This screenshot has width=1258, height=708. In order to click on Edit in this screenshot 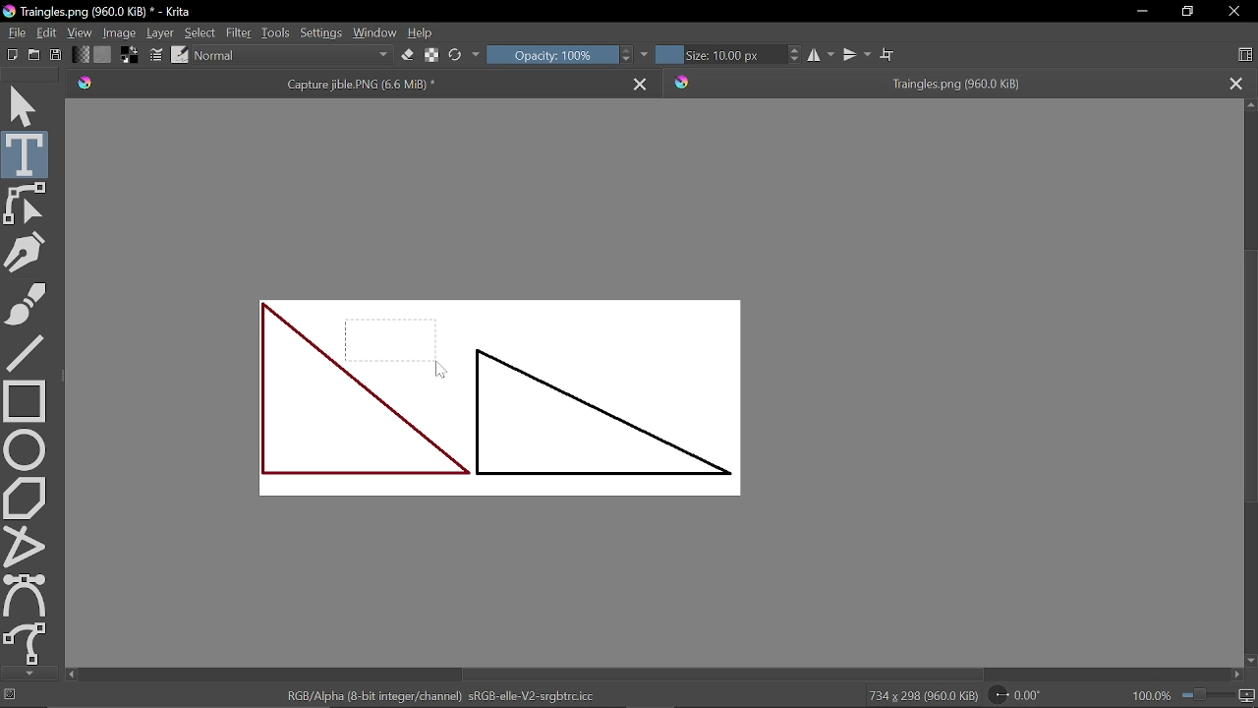, I will do `click(47, 31)`.